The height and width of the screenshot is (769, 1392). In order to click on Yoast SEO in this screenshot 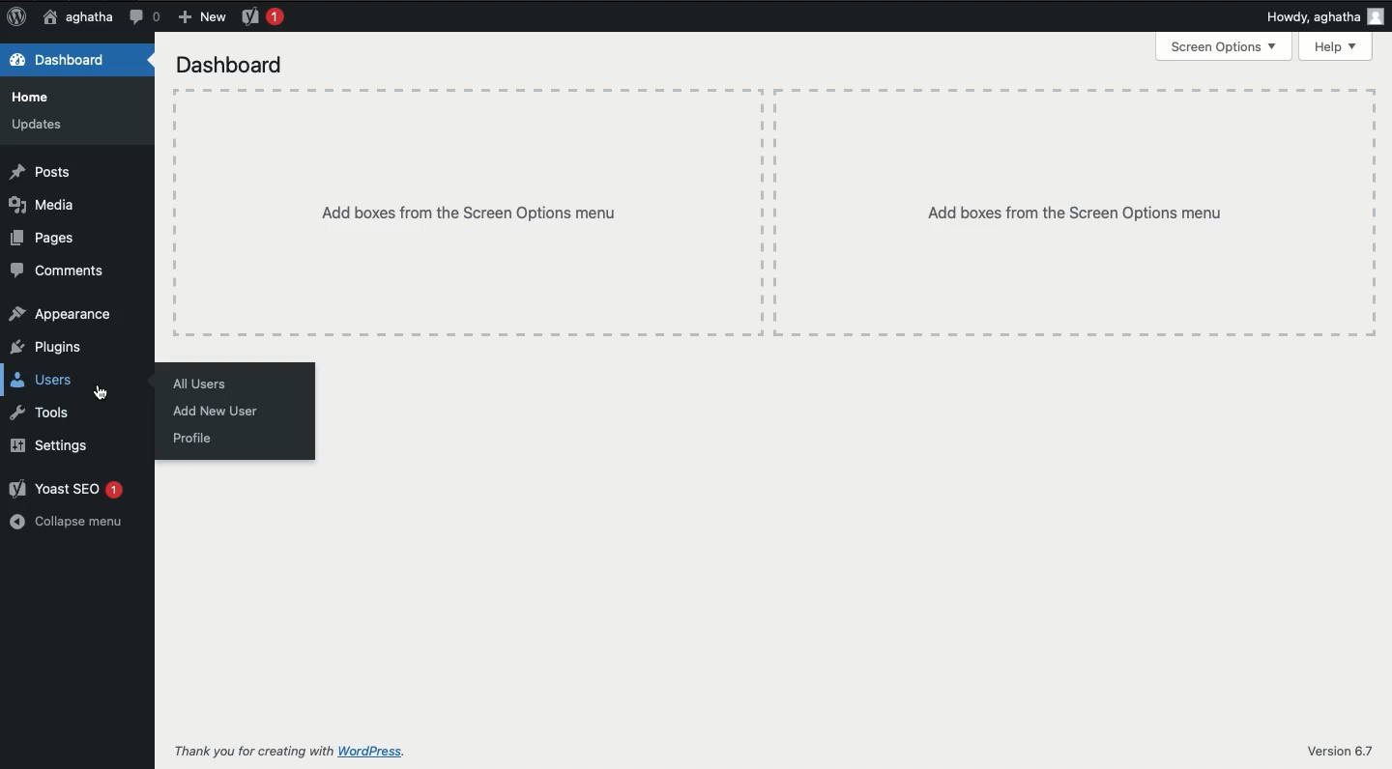, I will do `click(67, 491)`.